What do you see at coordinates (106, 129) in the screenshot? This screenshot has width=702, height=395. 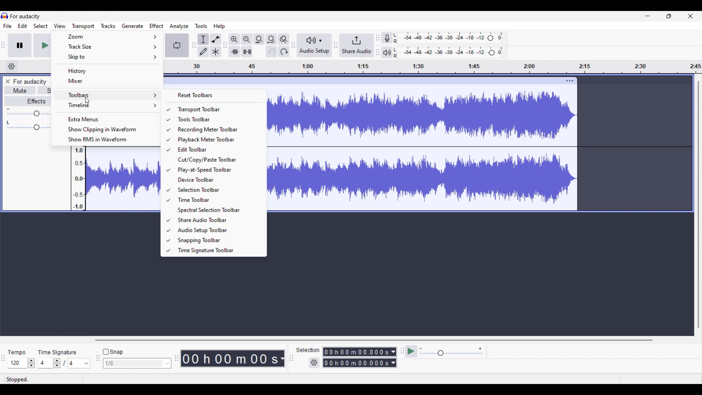 I see `Show clipping in waveform` at bounding box center [106, 129].